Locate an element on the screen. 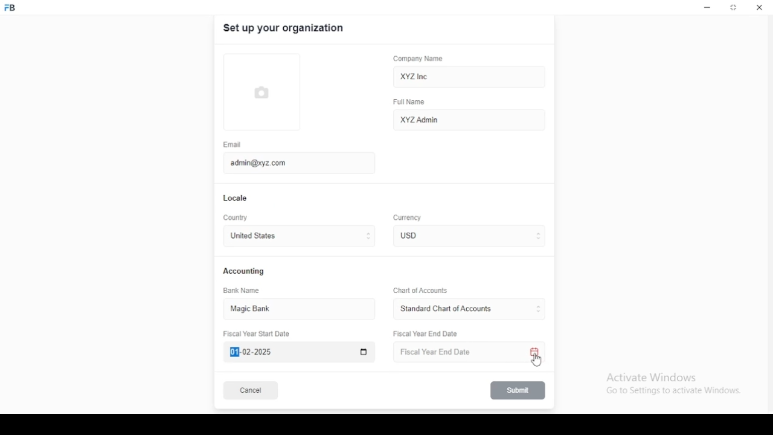 Image resolution: width=773 pixels, height=435 pixels. currency is located at coordinates (416, 236).